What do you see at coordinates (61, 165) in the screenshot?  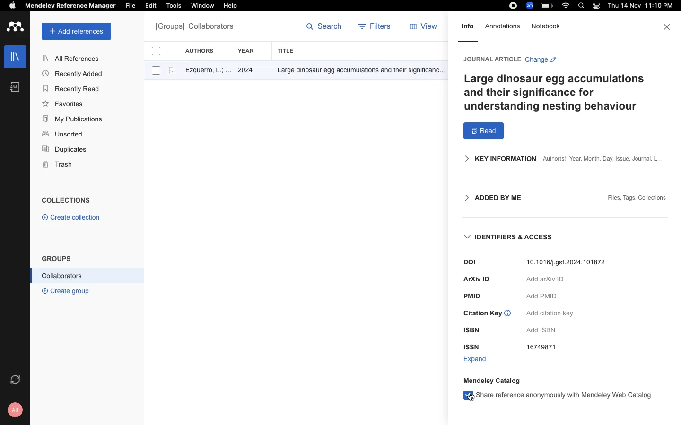 I see `Trash` at bounding box center [61, 165].